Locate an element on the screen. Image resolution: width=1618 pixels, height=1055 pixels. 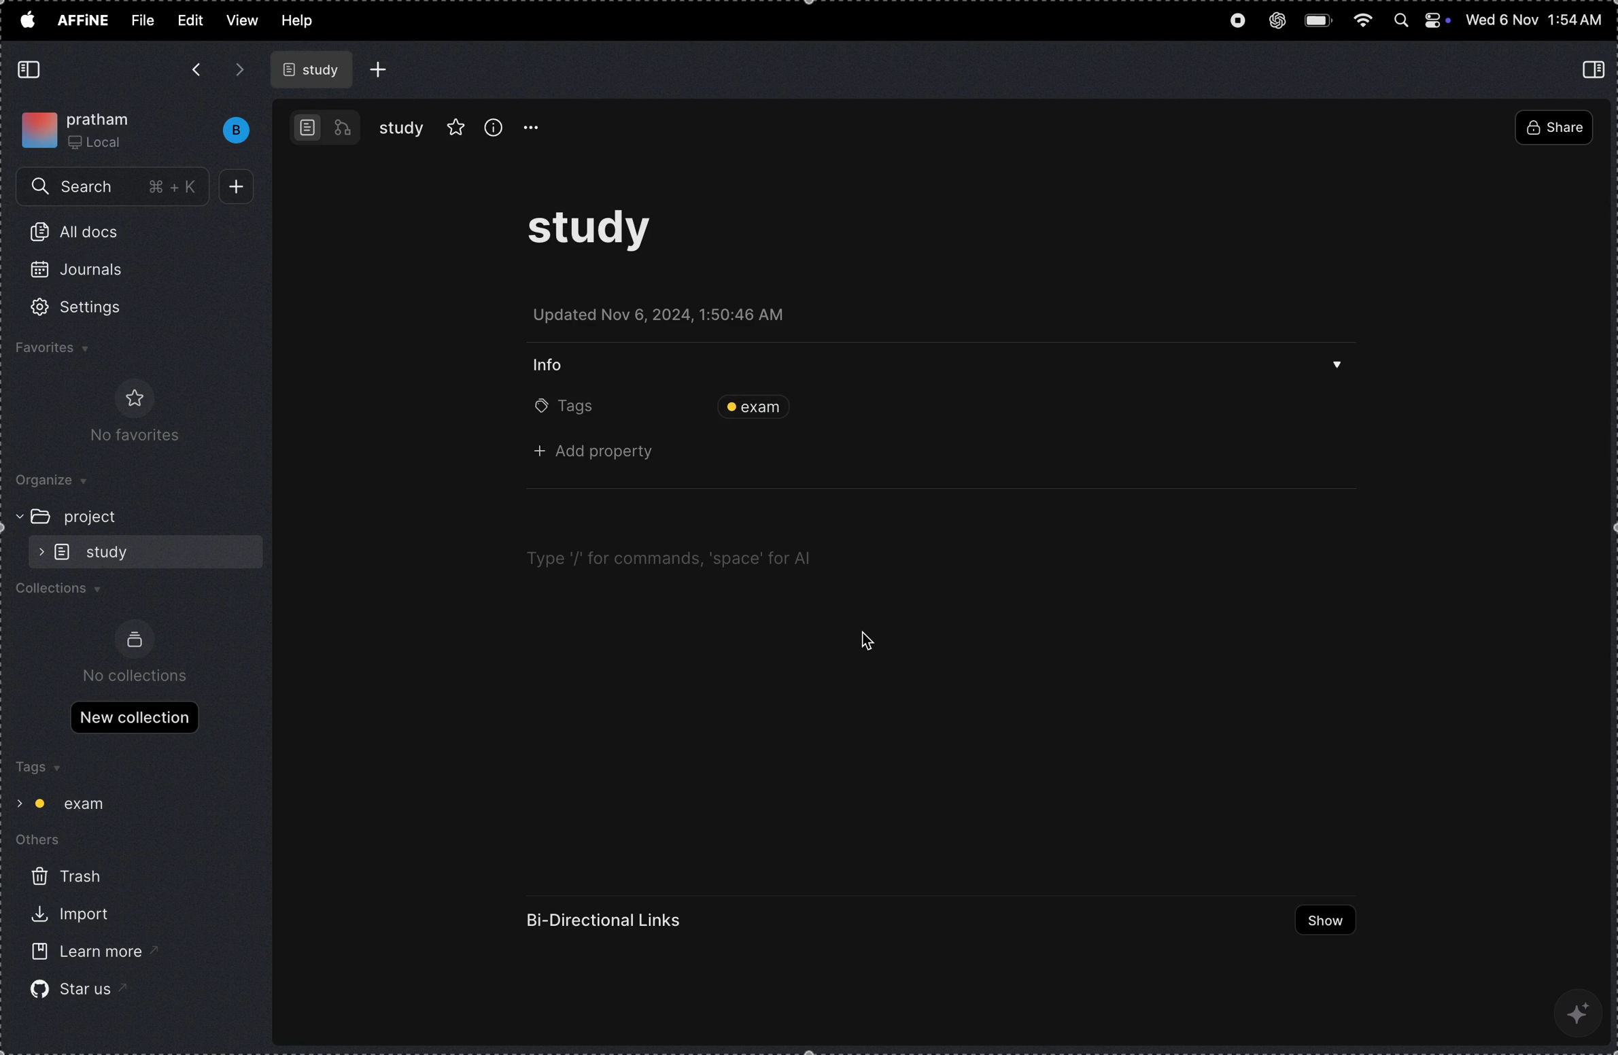
file is located at coordinates (143, 20).